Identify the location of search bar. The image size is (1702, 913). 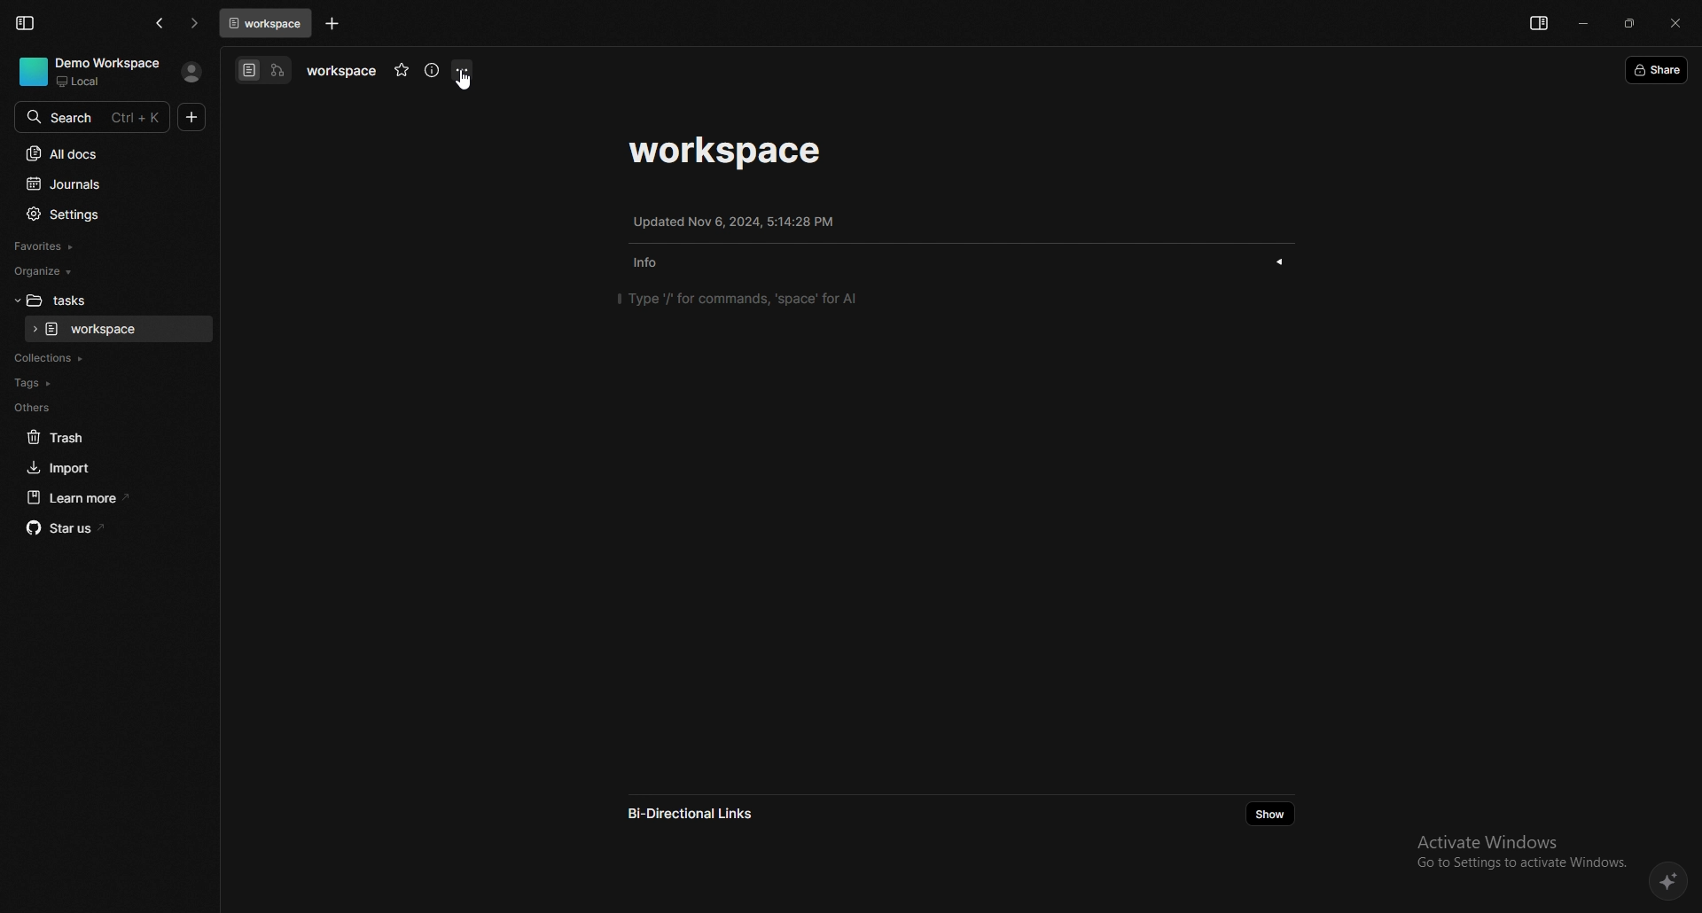
(92, 115).